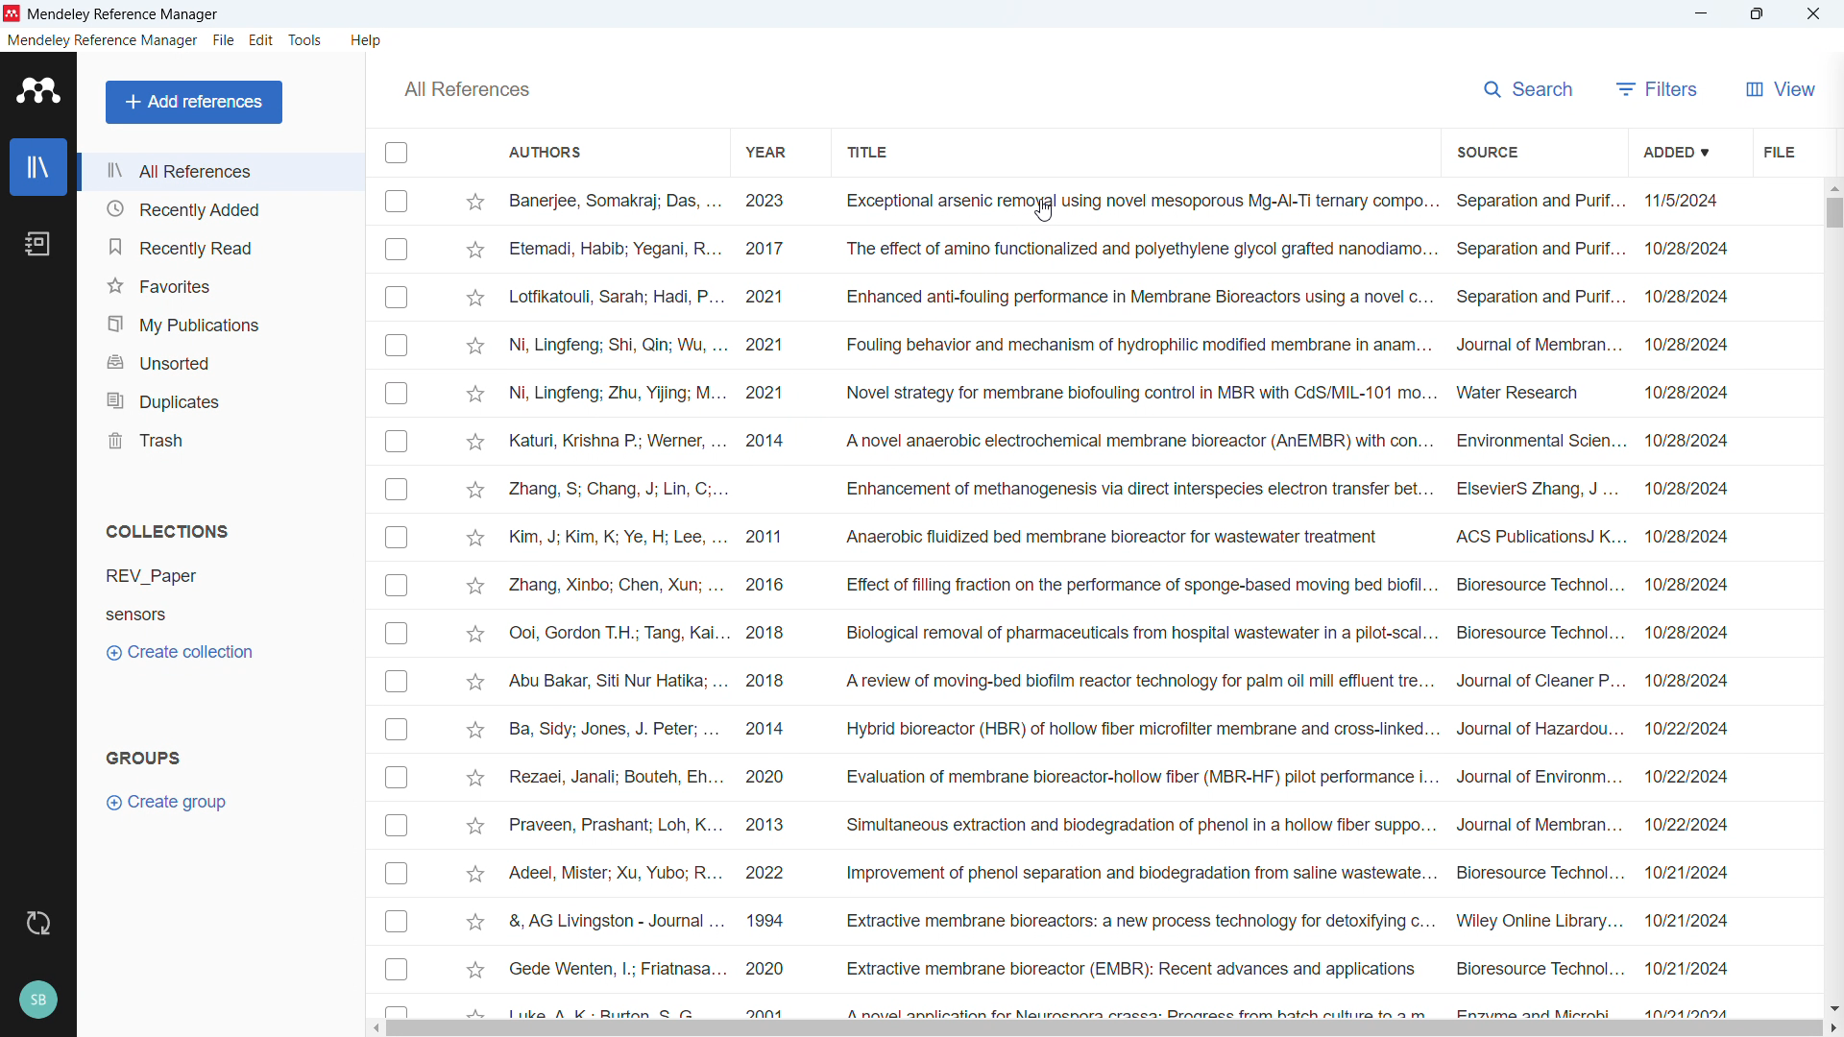 The image size is (1844, 1037). I want to click on Mendeley reference manager , so click(103, 41).